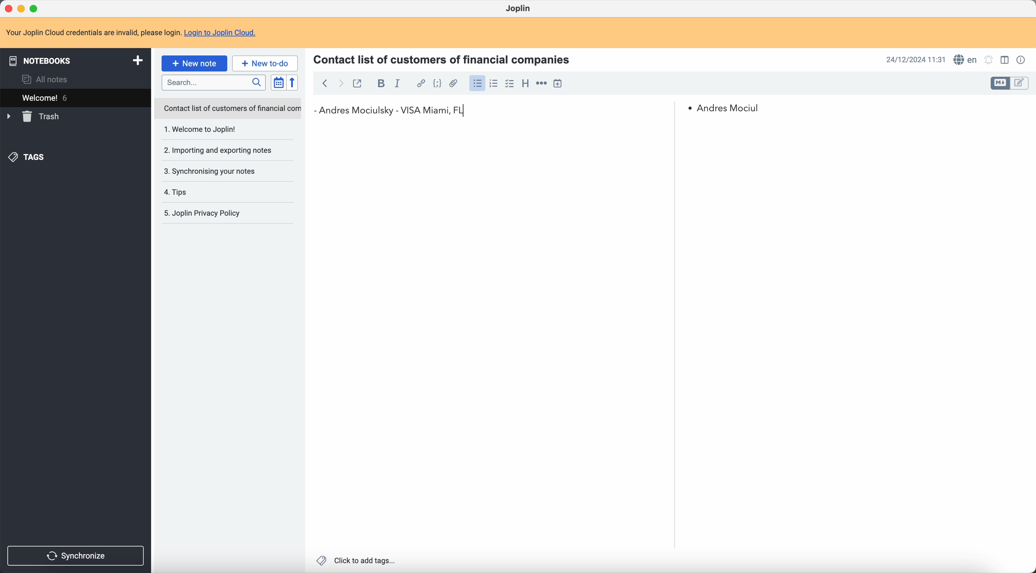 This screenshot has width=1036, height=573. I want to click on 4. Tips, so click(200, 192).